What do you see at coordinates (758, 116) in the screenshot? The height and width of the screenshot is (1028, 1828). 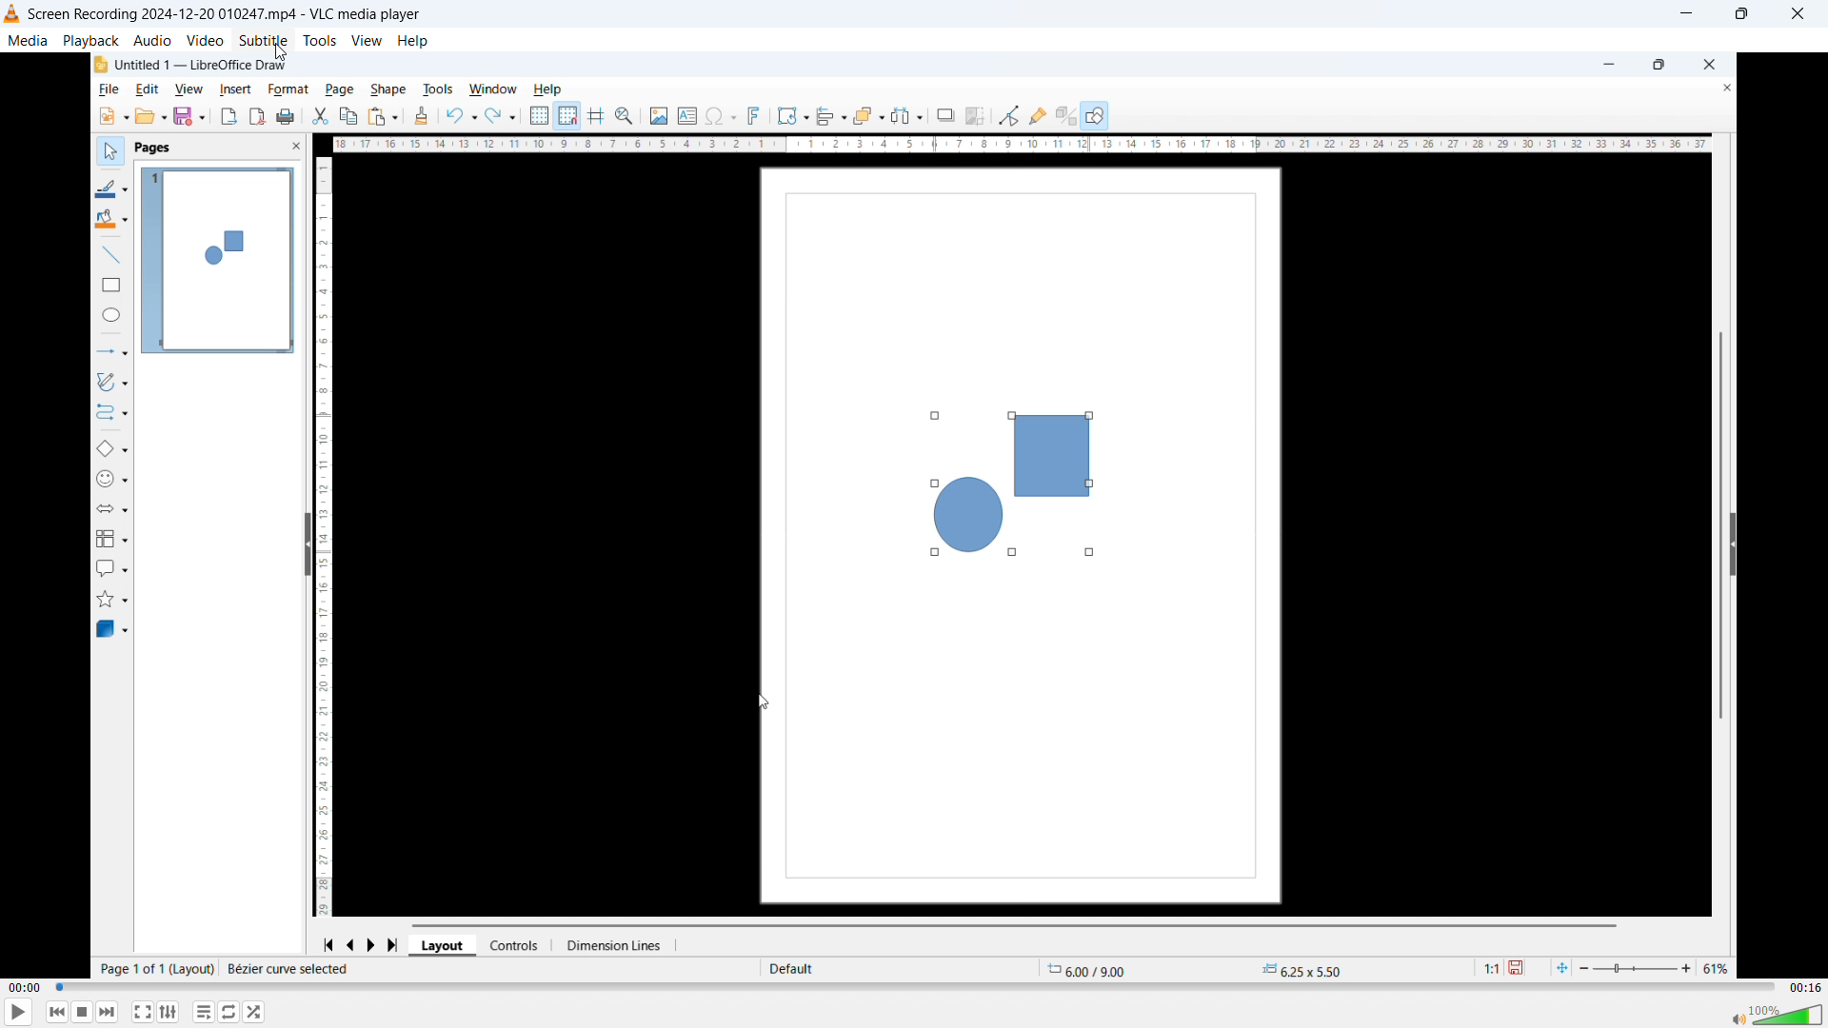 I see `fontwork text` at bounding box center [758, 116].